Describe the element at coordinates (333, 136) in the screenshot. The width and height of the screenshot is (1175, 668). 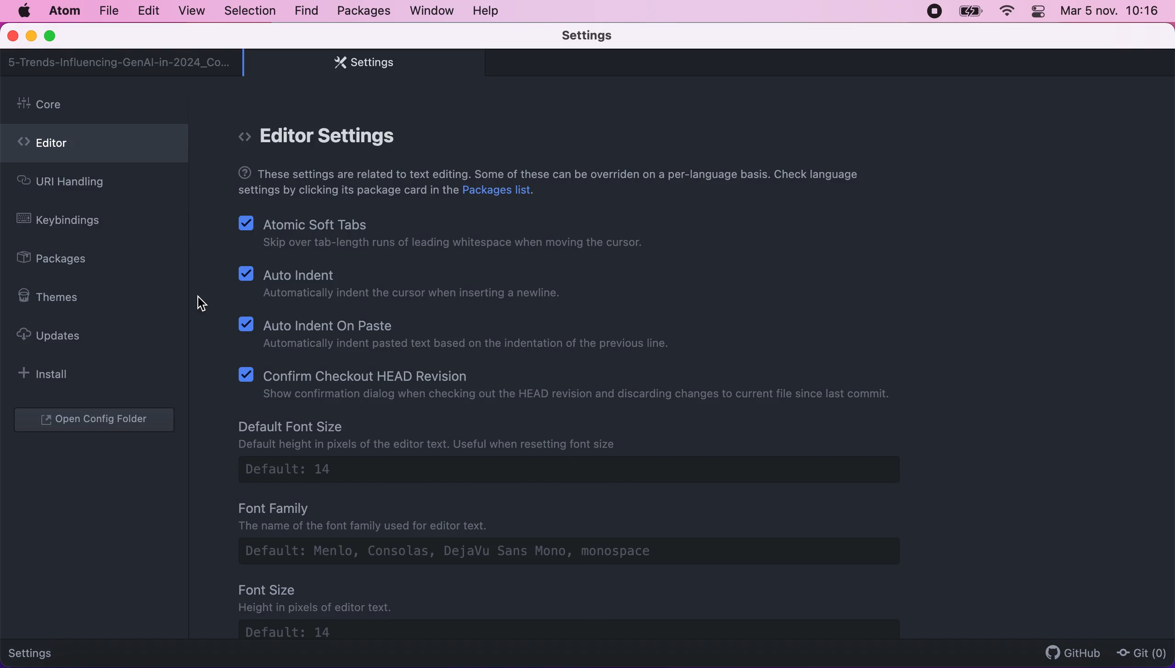
I see `editor settings` at that location.